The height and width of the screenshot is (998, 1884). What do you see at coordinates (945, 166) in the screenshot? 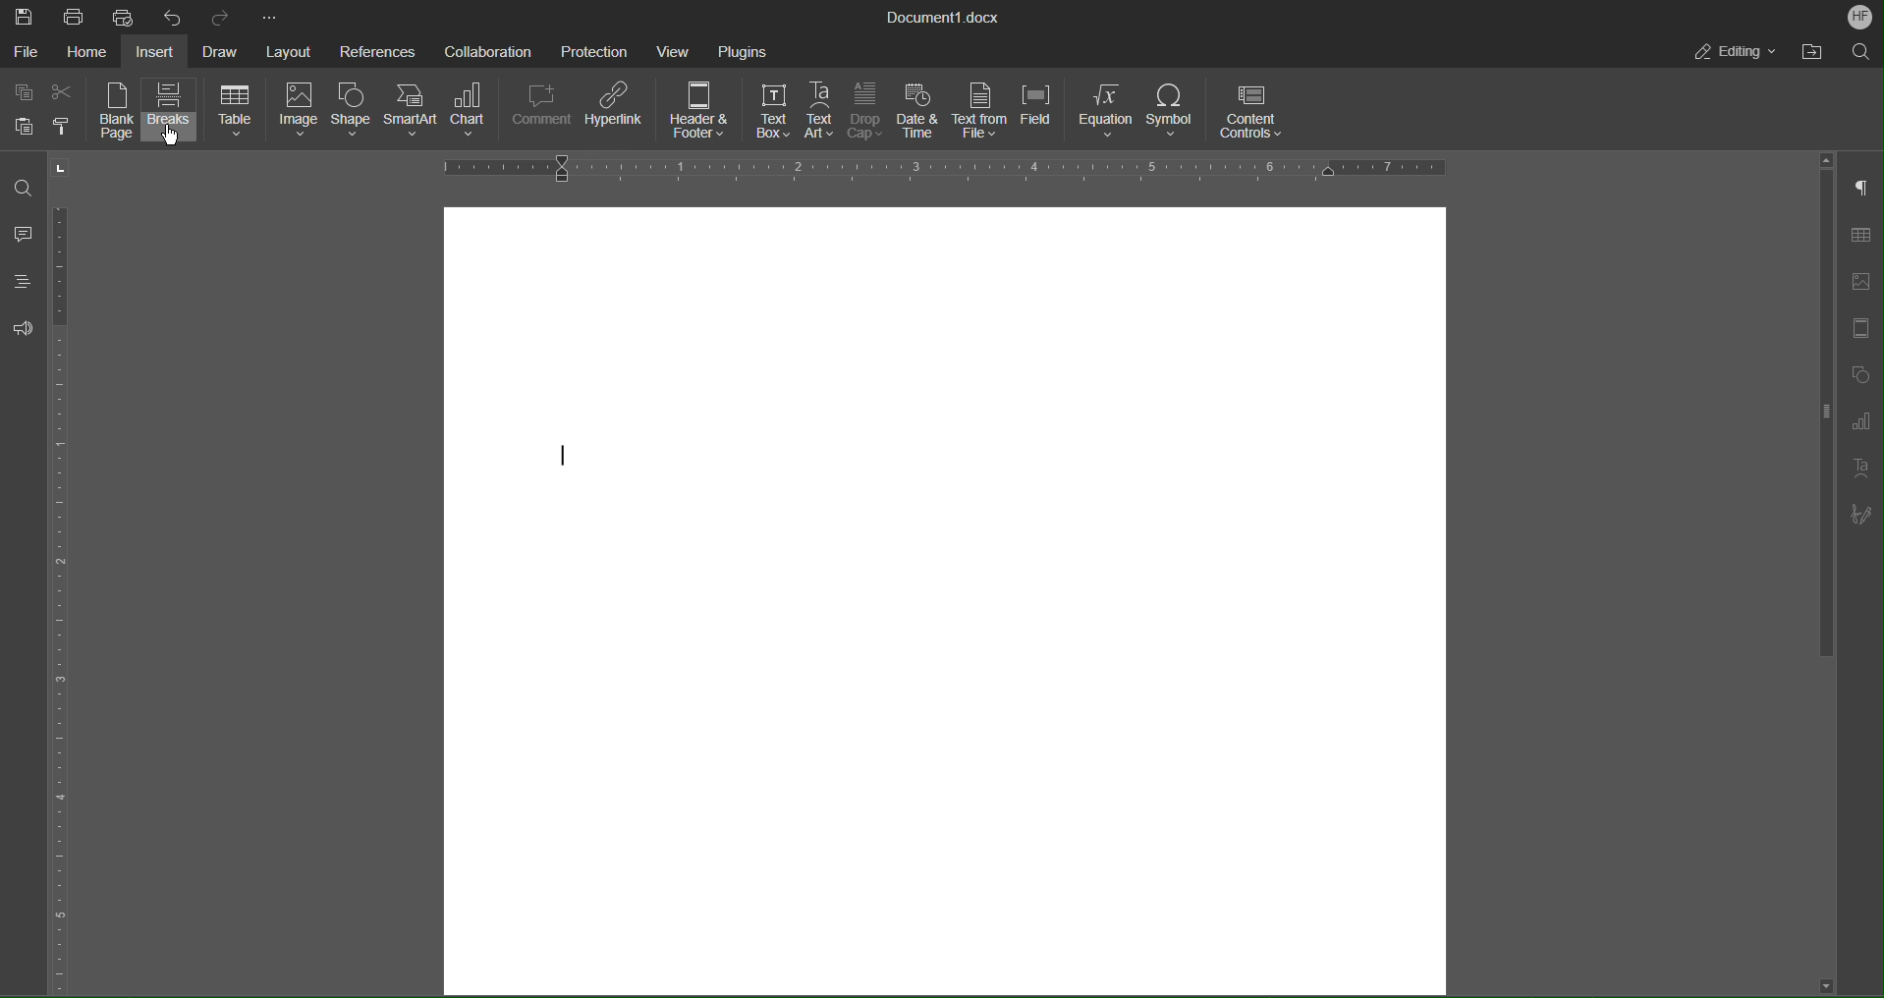
I see `Horizontal Ruler` at bounding box center [945, 166].